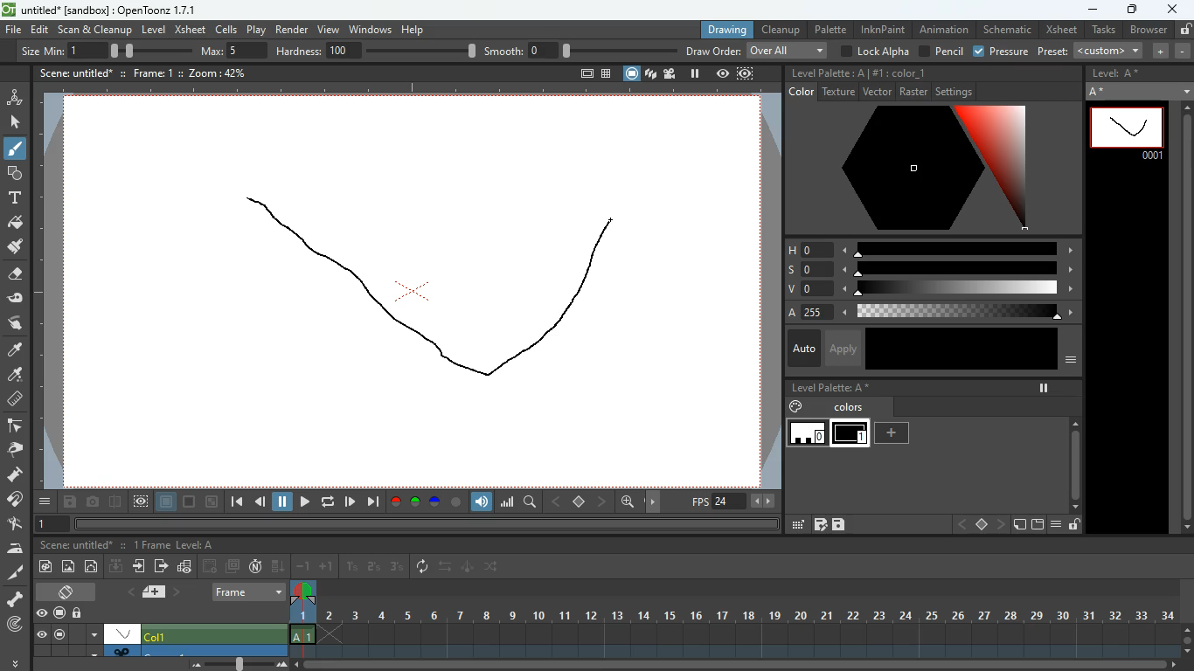 The width and height of the screenshot is (1194, 671). I want to click on play, so click(304, 503).